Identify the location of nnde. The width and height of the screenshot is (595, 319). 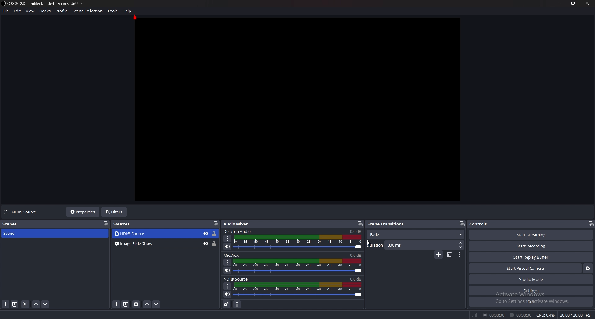
(355, 278).